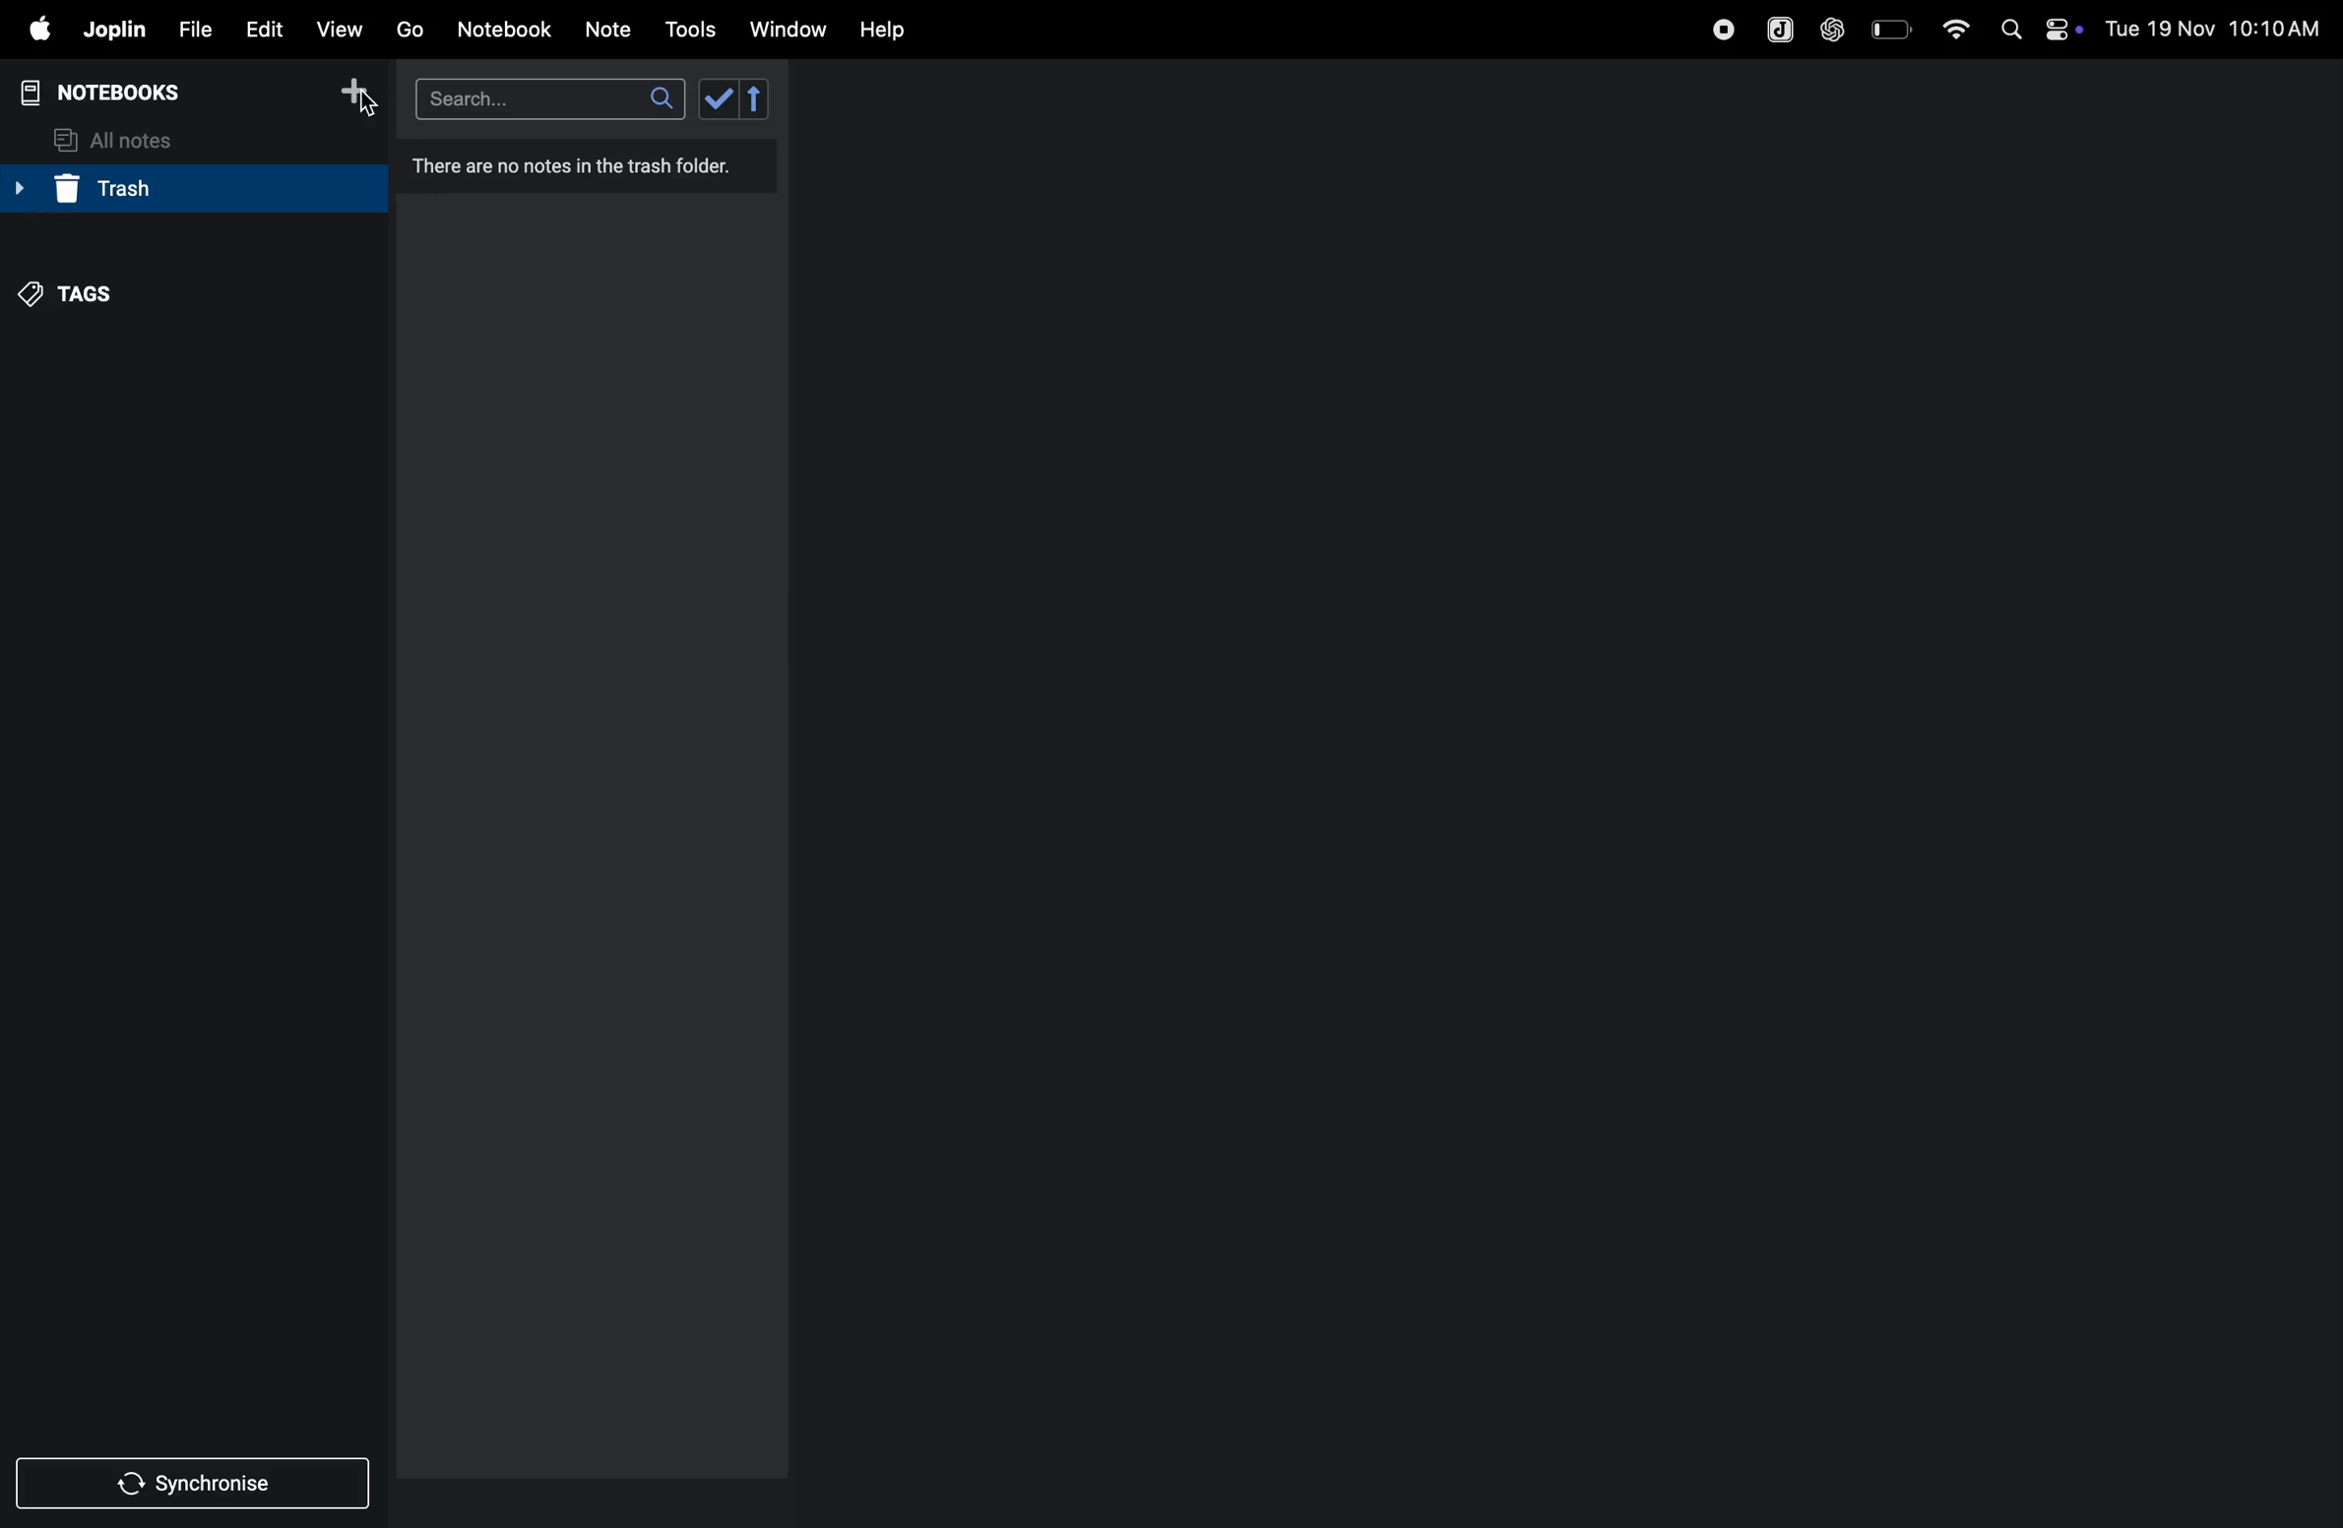 The image size is (2343, 1528). What do you see at coordinates (510, 30) in the screenshot?
I see `Notebook` at bounding box center [510, 30].